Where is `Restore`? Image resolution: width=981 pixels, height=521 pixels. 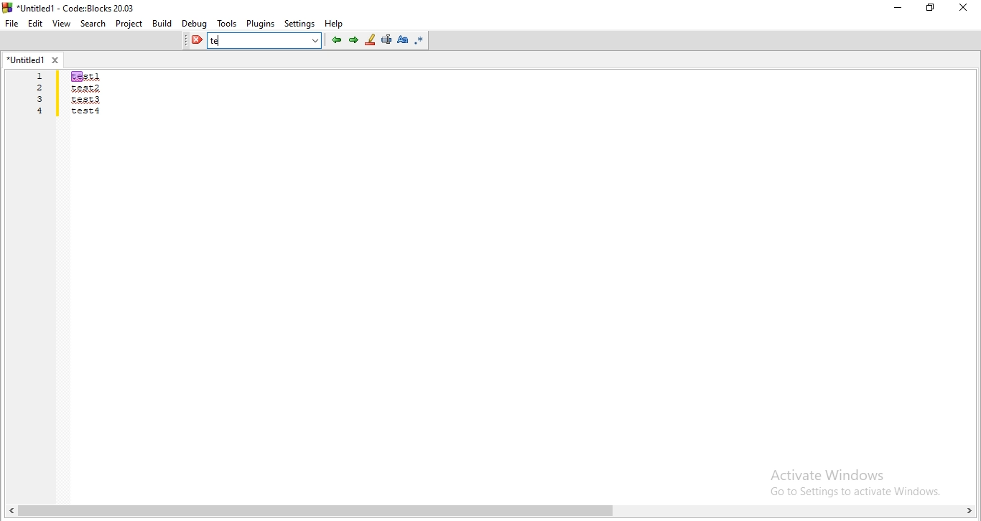
Restore is located at coordinates (930, 9).